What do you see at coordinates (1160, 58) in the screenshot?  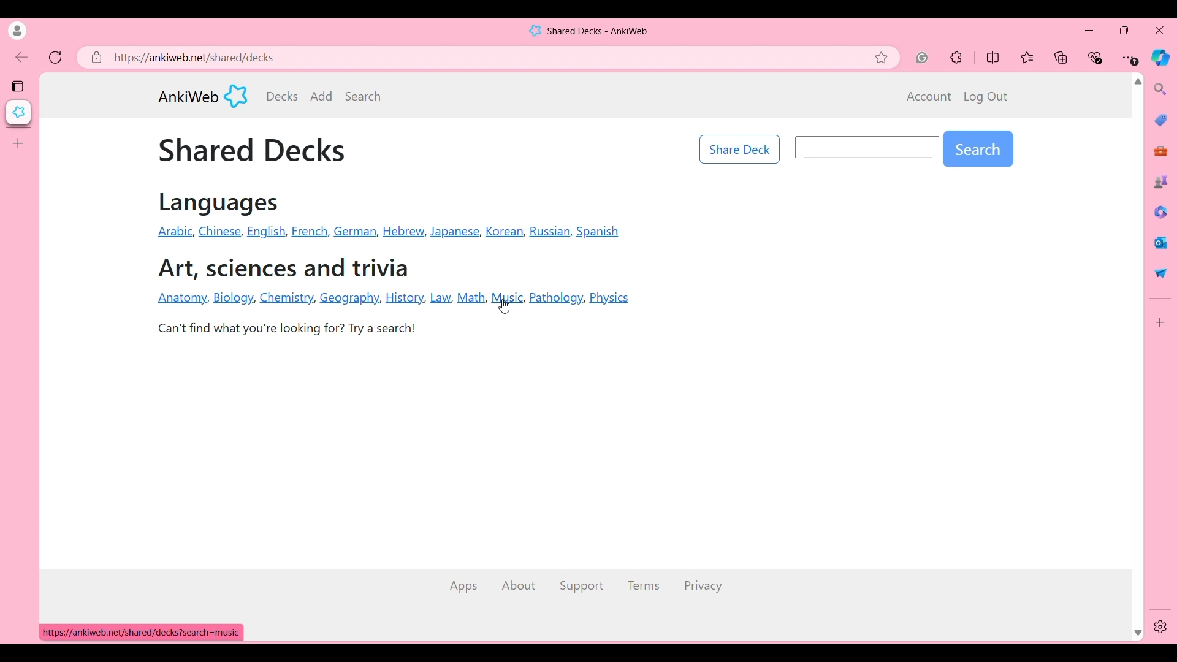 I see `Browser AI` at bounding box center [1160, 58].